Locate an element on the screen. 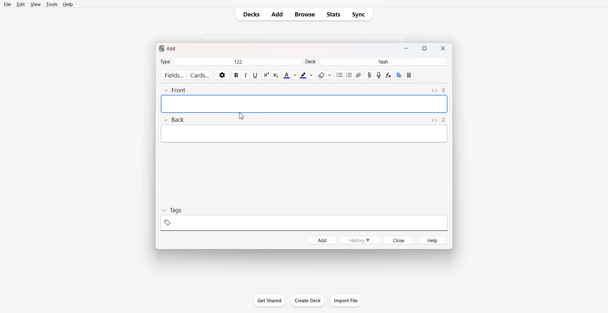  Help is located at coordinates (68, 4).